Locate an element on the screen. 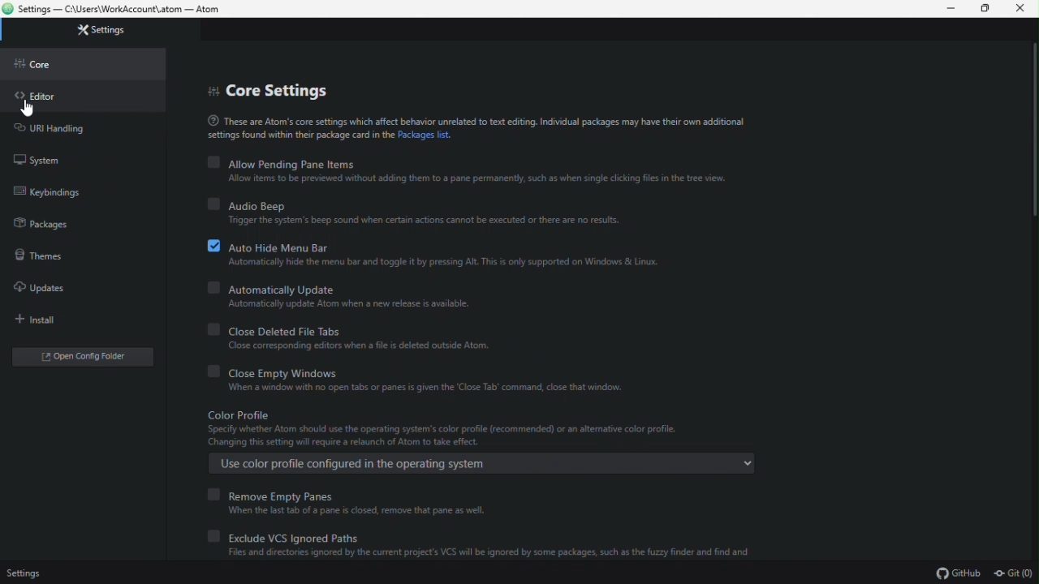 This screenshot has height=584, width=1039. Close is located at coordinates (1021, 9).